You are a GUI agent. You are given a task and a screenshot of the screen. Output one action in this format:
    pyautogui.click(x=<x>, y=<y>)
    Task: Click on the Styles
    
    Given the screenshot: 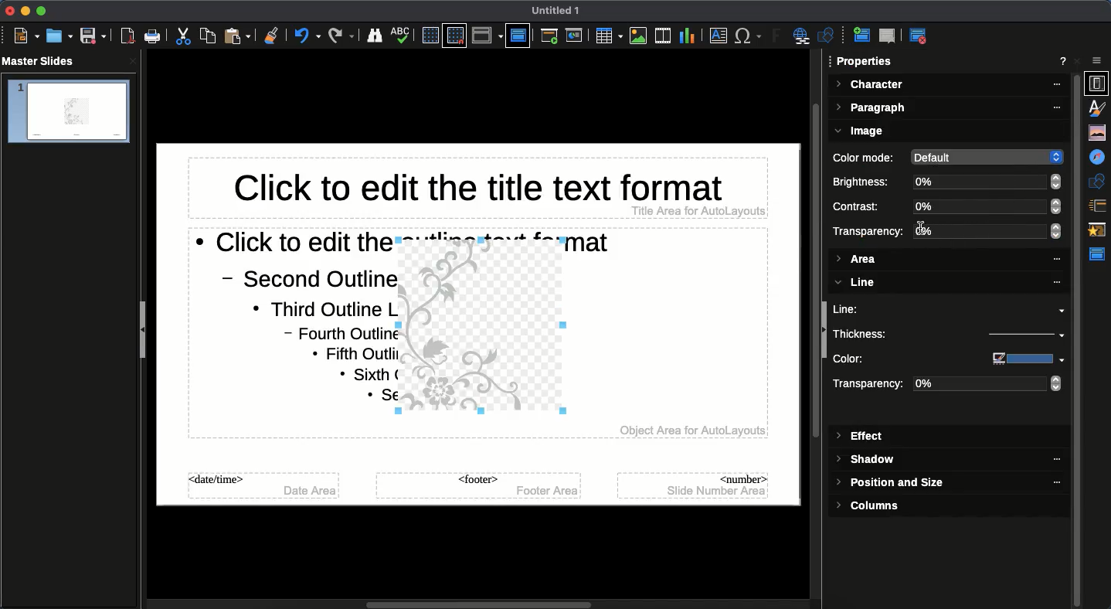 What is the action you would take?
    pyautogui.click(x=1100, y=107)
    